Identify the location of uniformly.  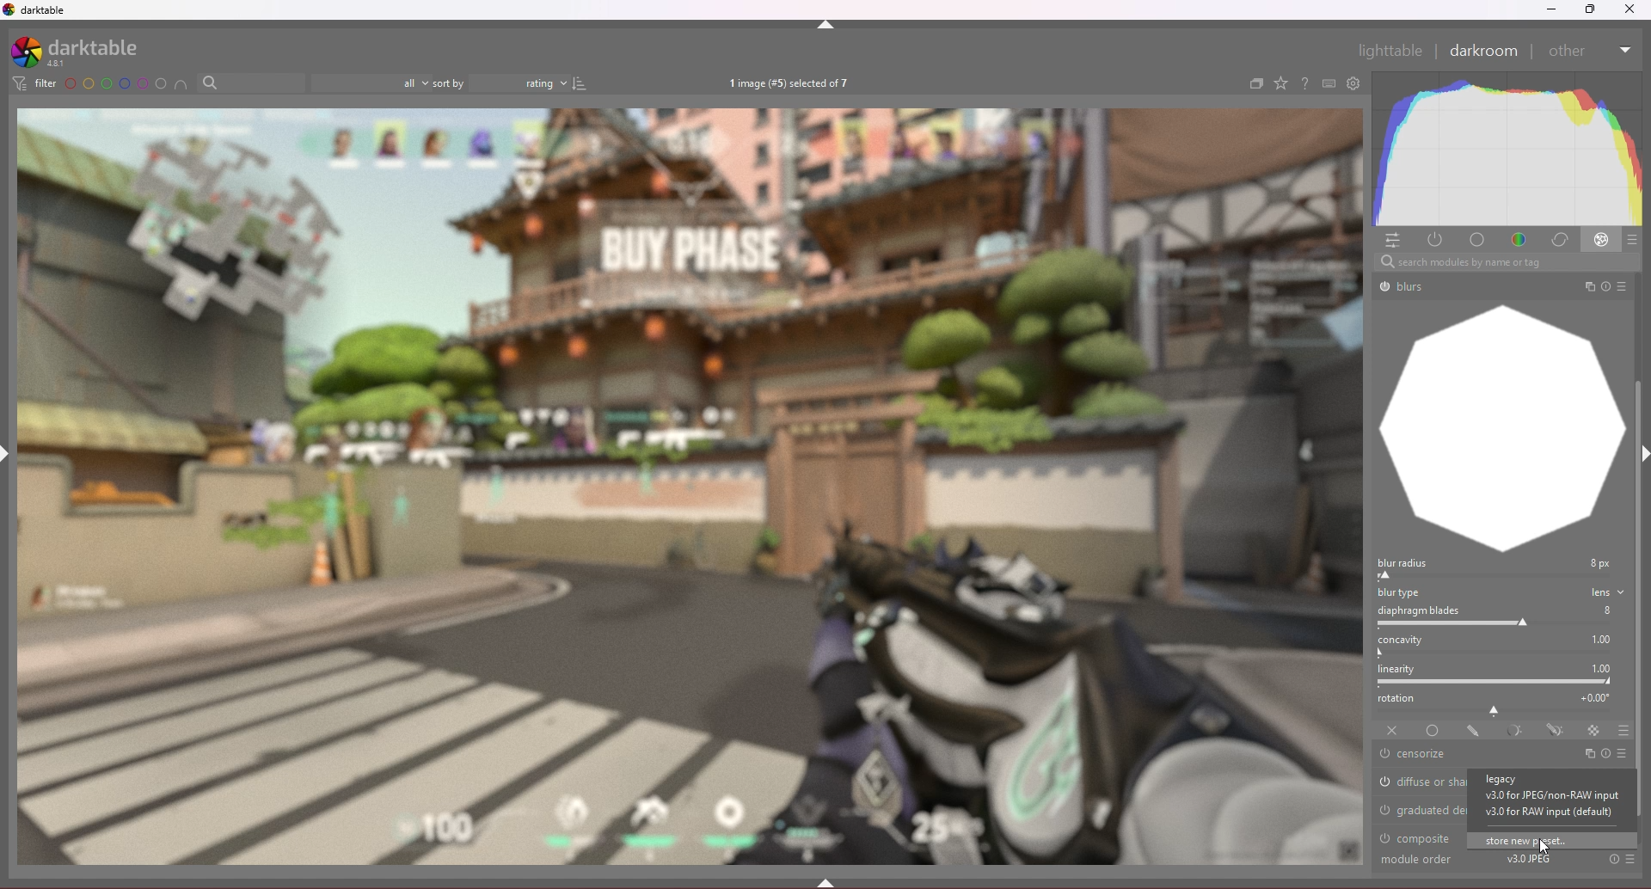
(1433, 731).